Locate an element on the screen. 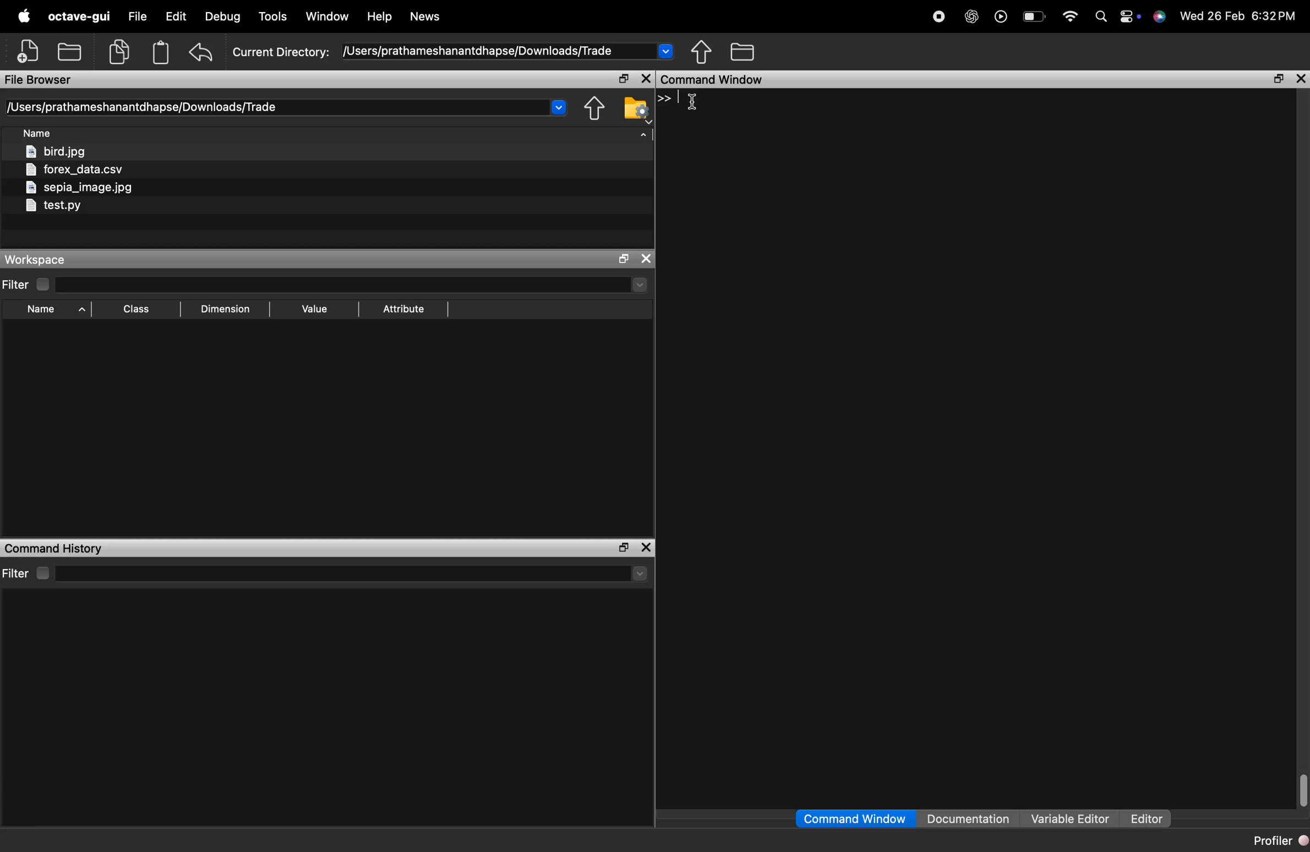  select directory is located at coordinates (356, 574).